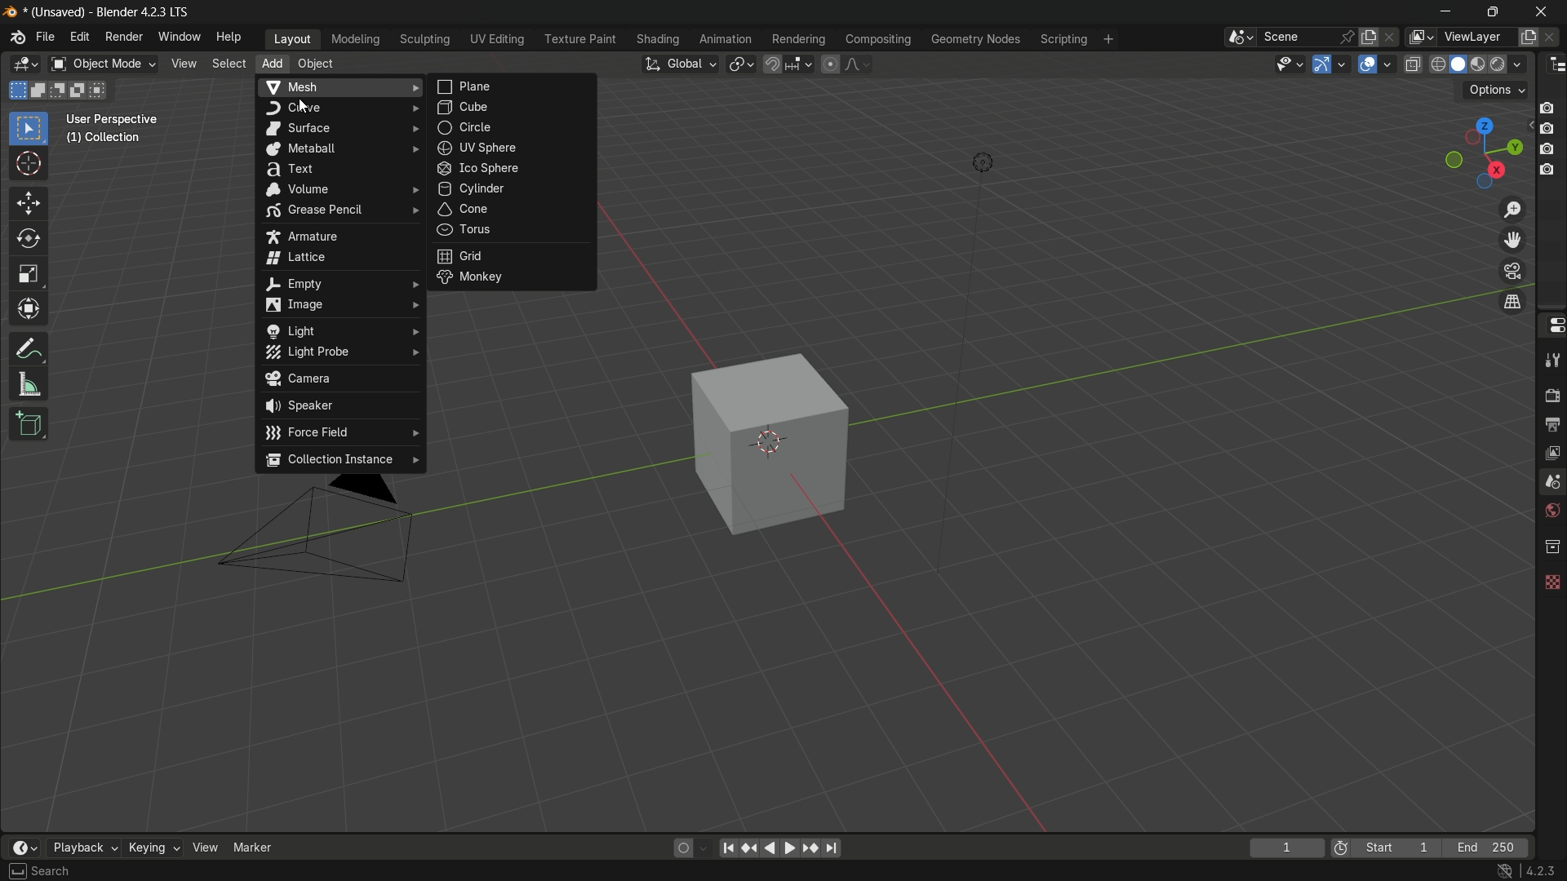  Describe the element at coordinates (1347, 37) in the screenshot. I see `pin scene to workspace` at that location.